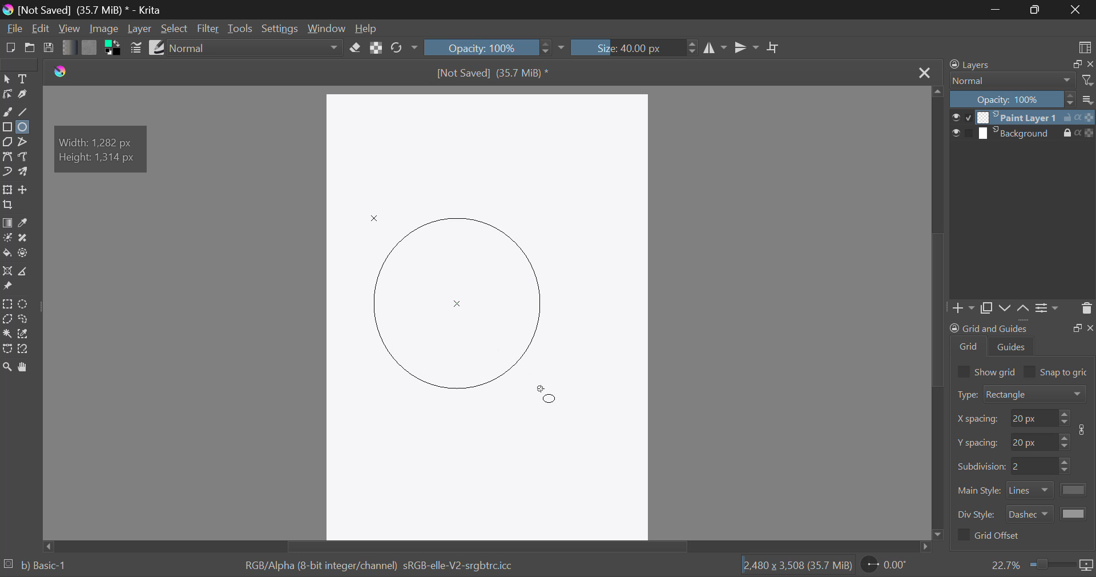 This screenshot has width=1096, height=577. I want to click on Horizontal Mirror Flip, so click(747, 47).